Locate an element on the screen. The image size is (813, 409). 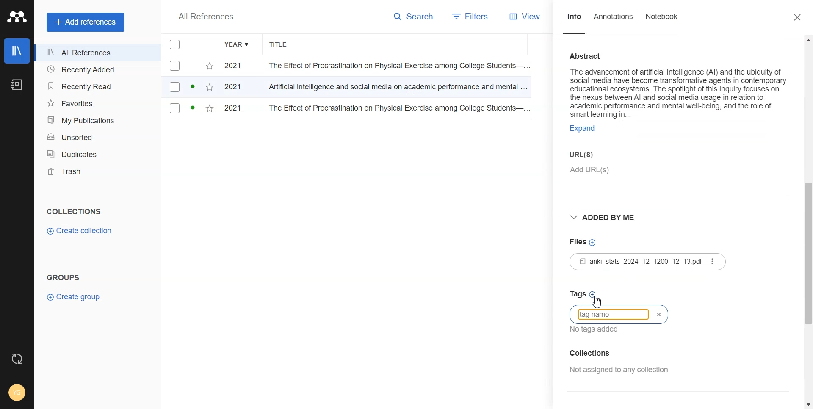
Auto sync is located at coordinates (17, 358).